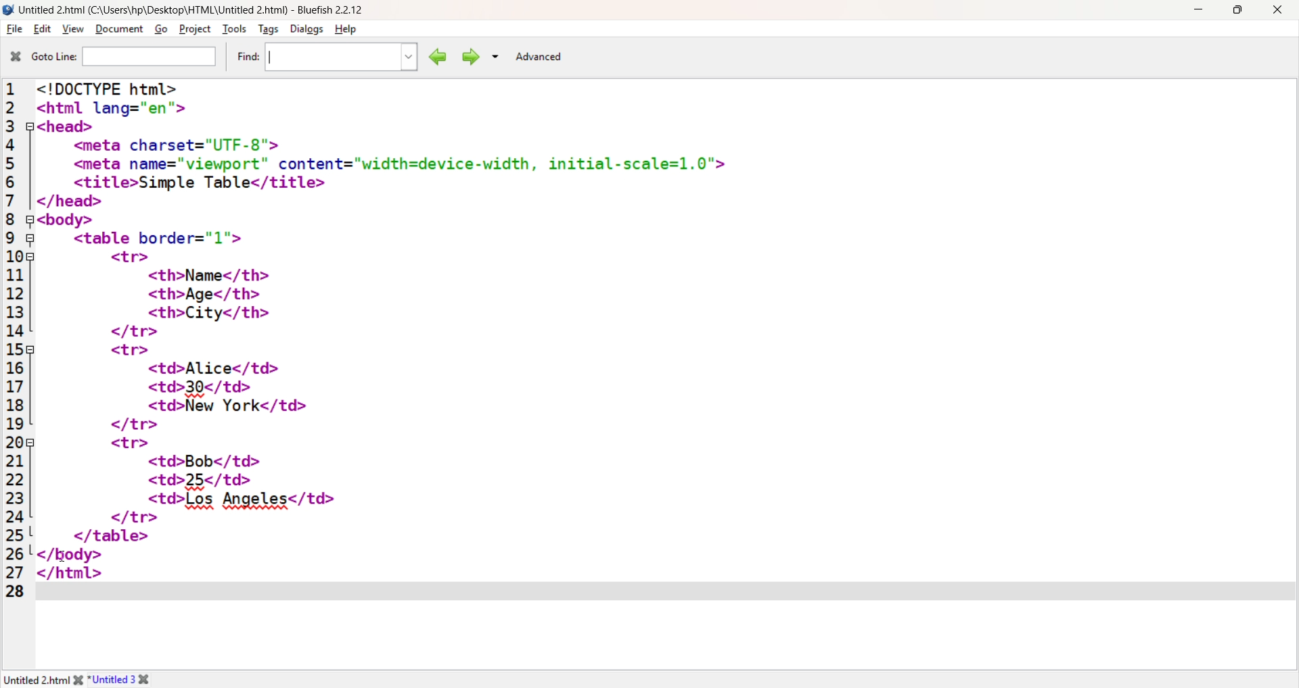  Describe the element at coordinates (118, 30) in the screenshot. I see `Document` at that location.